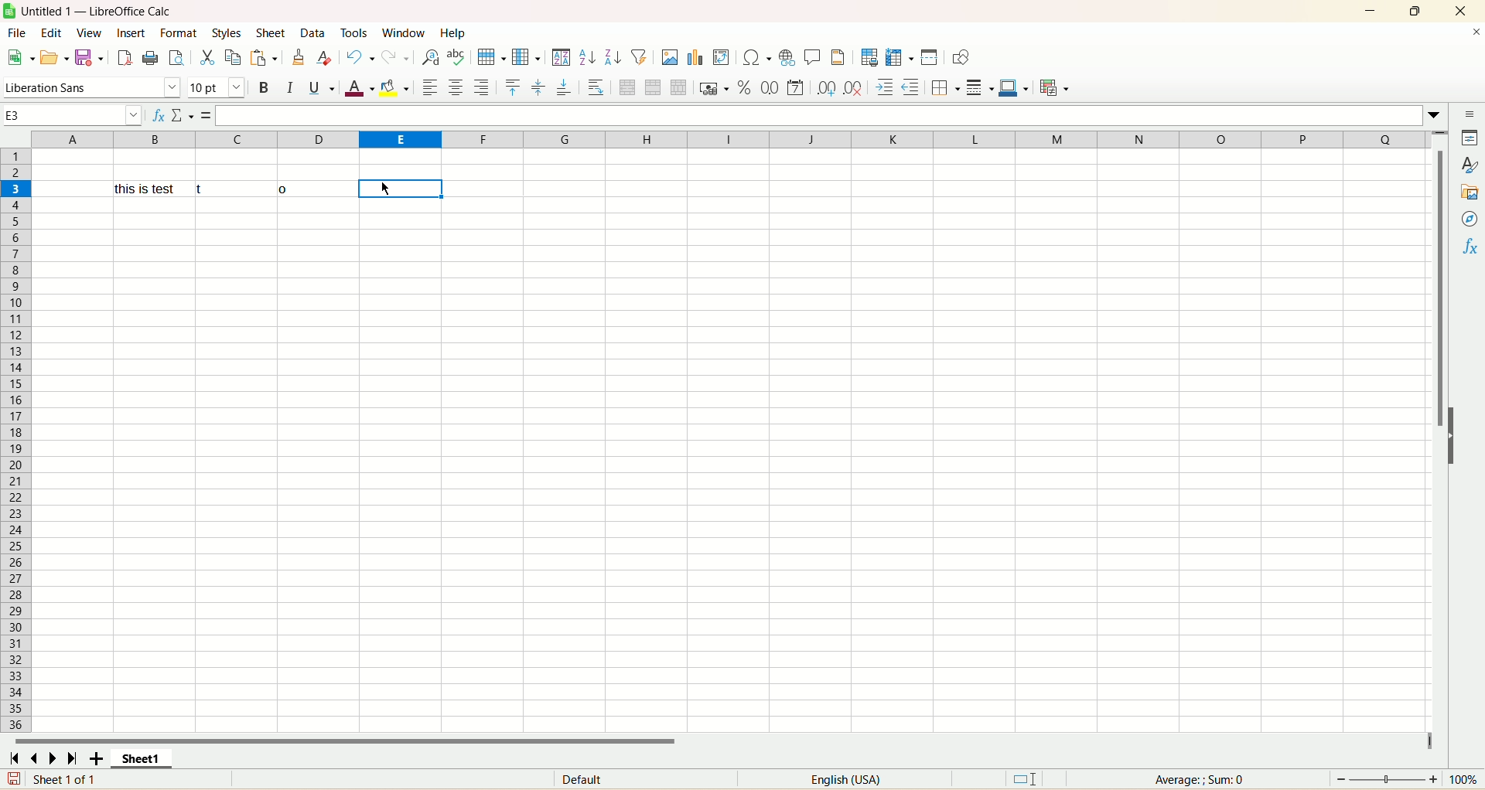  I want to click on zoom factor, so click(1408, 779).